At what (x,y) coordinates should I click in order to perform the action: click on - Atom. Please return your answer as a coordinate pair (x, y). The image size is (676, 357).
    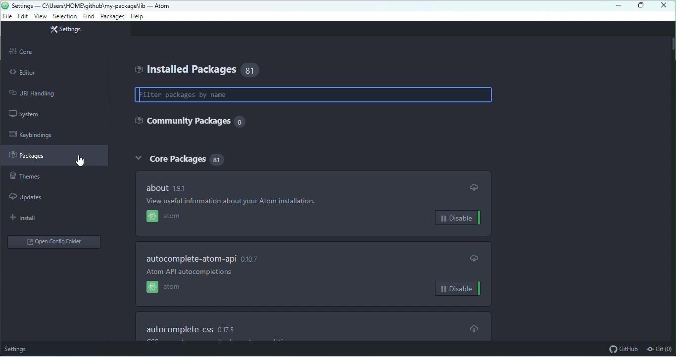
    Looking at the image, I should click on (158, 6).